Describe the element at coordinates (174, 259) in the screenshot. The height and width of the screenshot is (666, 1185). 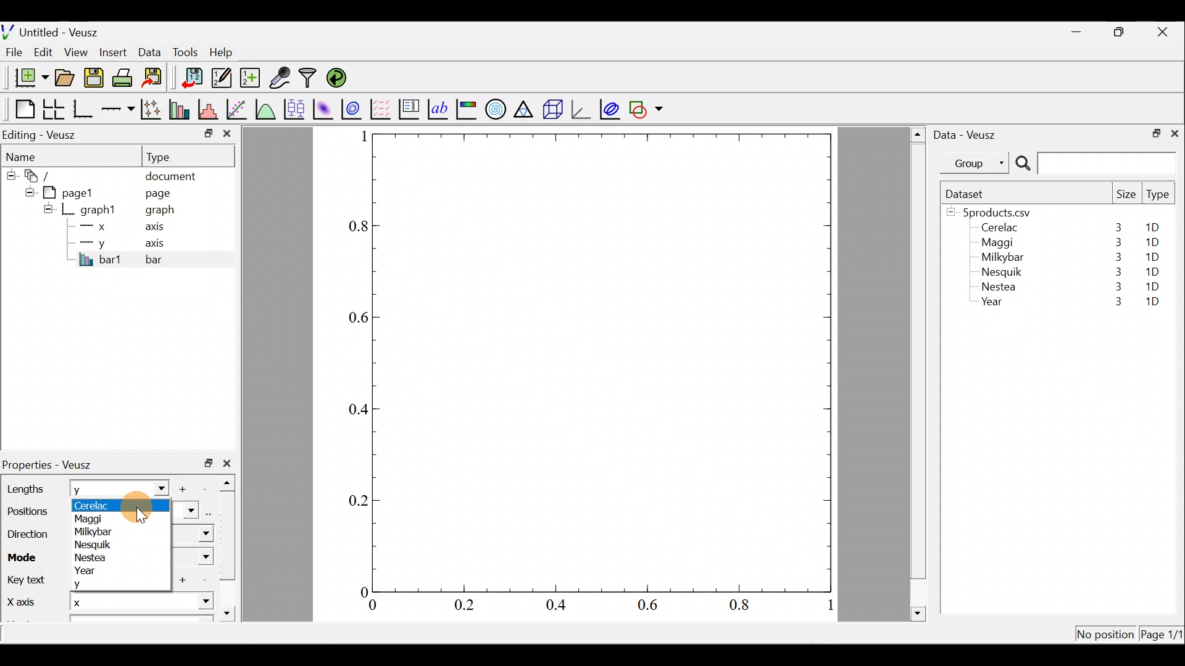
I see `bar` at that location.